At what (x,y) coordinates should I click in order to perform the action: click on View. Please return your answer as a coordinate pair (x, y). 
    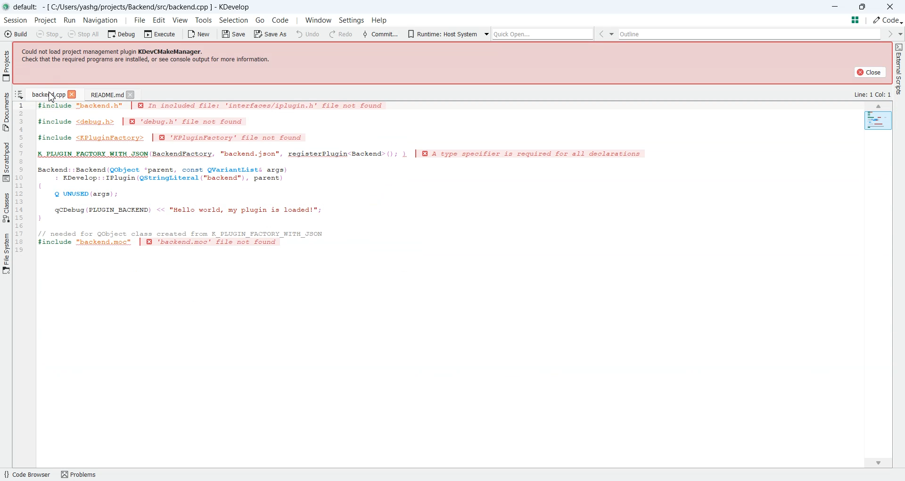
    Looking at the image, I should click on (181, 20).